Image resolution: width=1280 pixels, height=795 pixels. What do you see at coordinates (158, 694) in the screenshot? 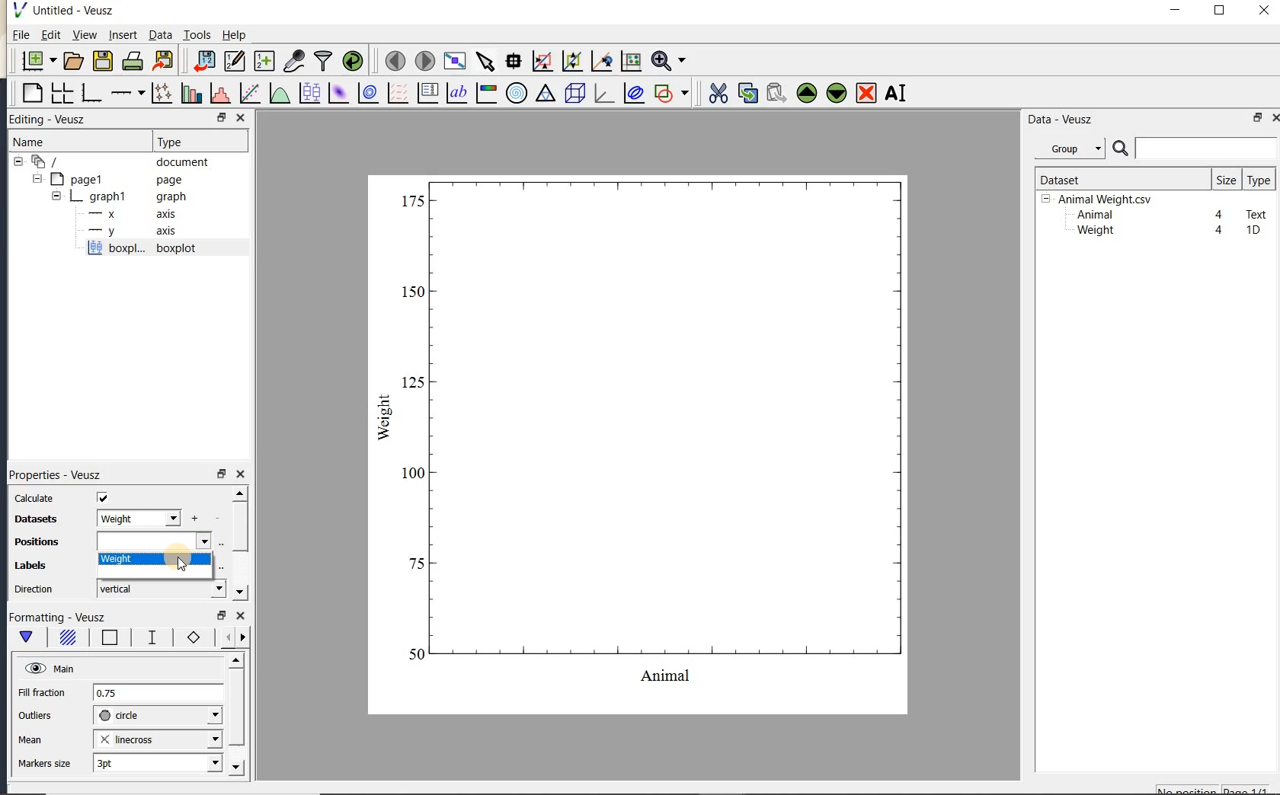
I see `0.75` at bounding box center [158, 694].